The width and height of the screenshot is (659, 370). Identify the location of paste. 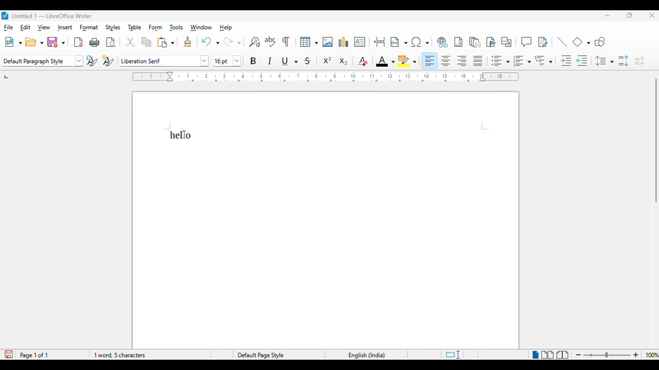
(166, 42).